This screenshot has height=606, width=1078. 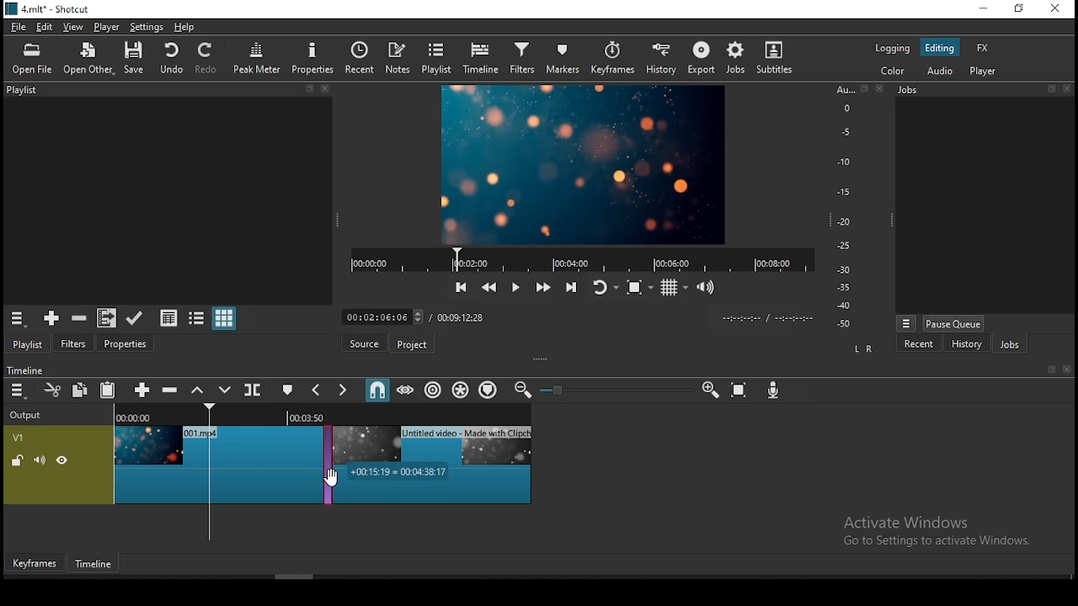 What do you see at coordinates (344, 391) in the screenshot?
I see `next marker` at bounding box center [344, 391].